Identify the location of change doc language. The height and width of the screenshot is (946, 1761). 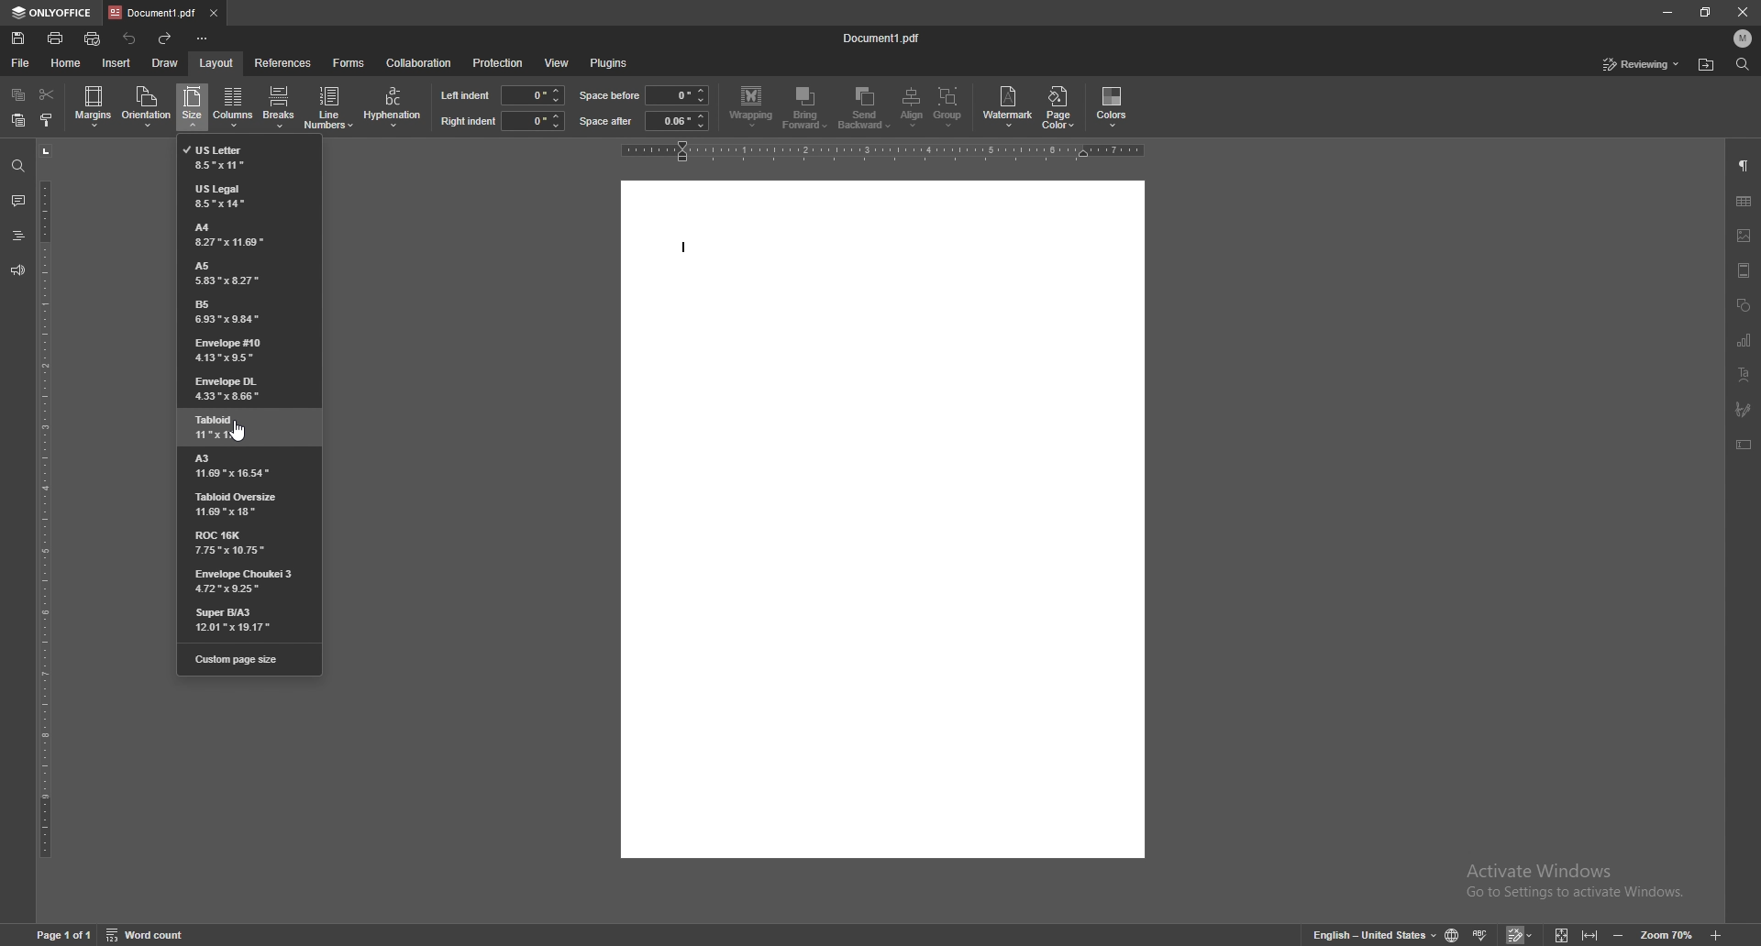
(1454, 934).